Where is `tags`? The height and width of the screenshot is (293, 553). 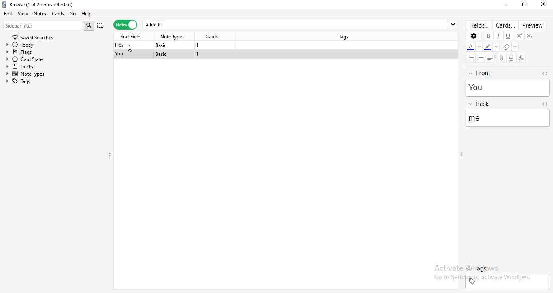
tags is located at coordinates (26, 81).